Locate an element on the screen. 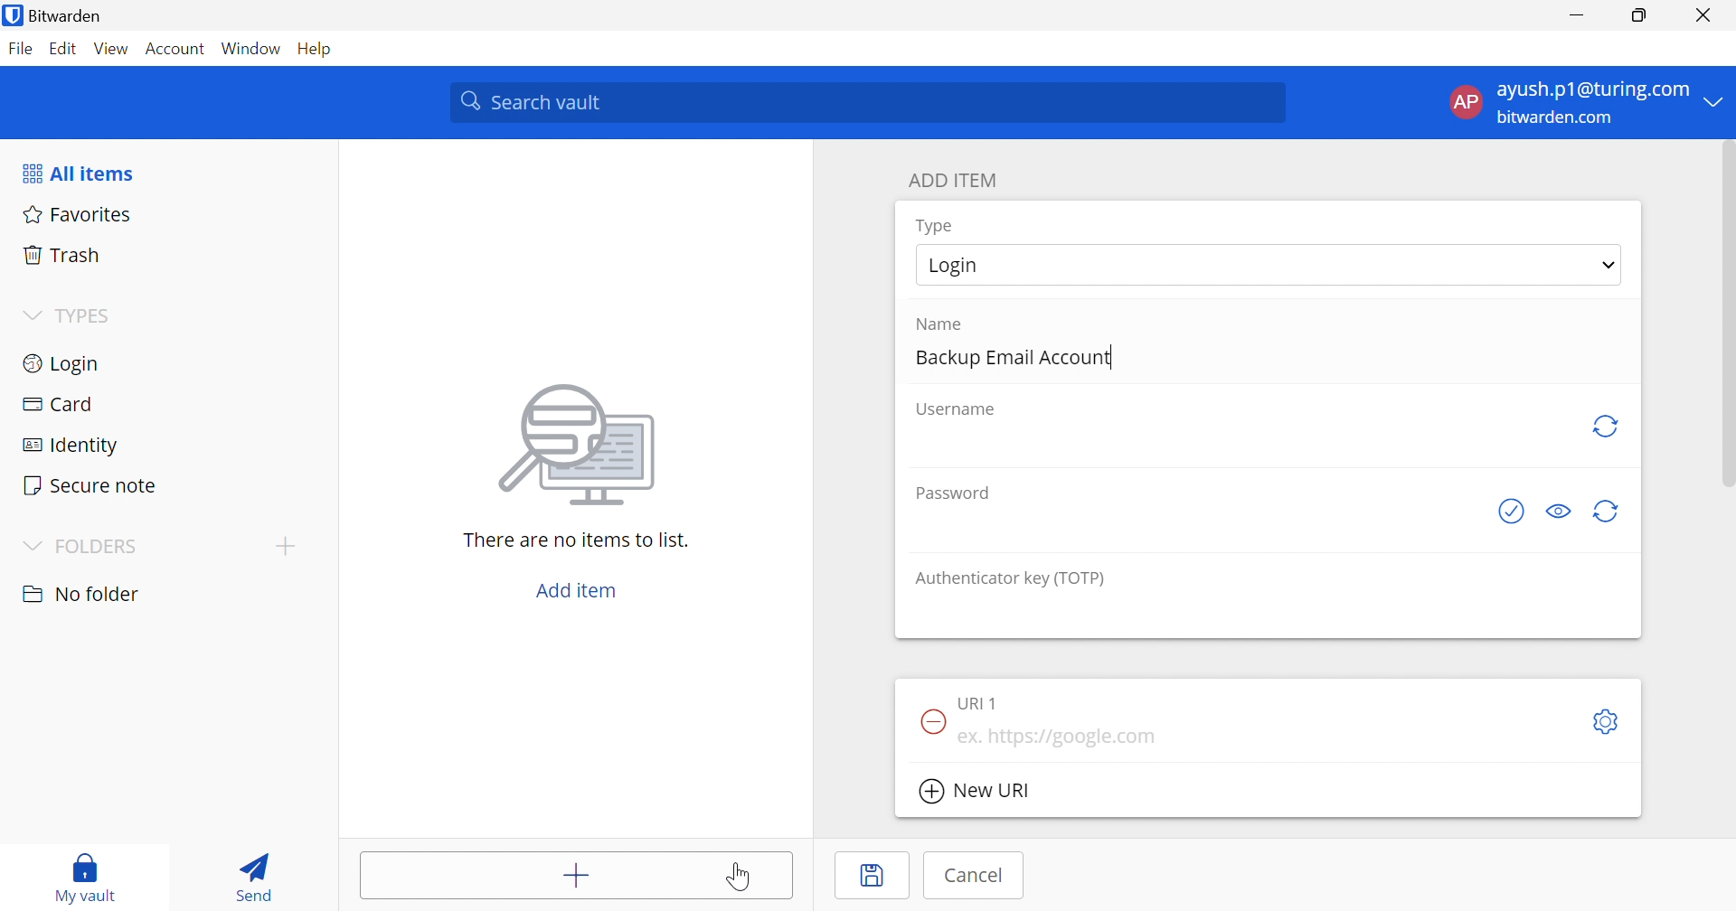 This screenshot has height=911, width=1736. Generate password is located at coordinates (1610, 512).